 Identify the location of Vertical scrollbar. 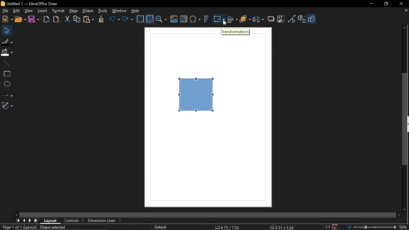
(406, 120).